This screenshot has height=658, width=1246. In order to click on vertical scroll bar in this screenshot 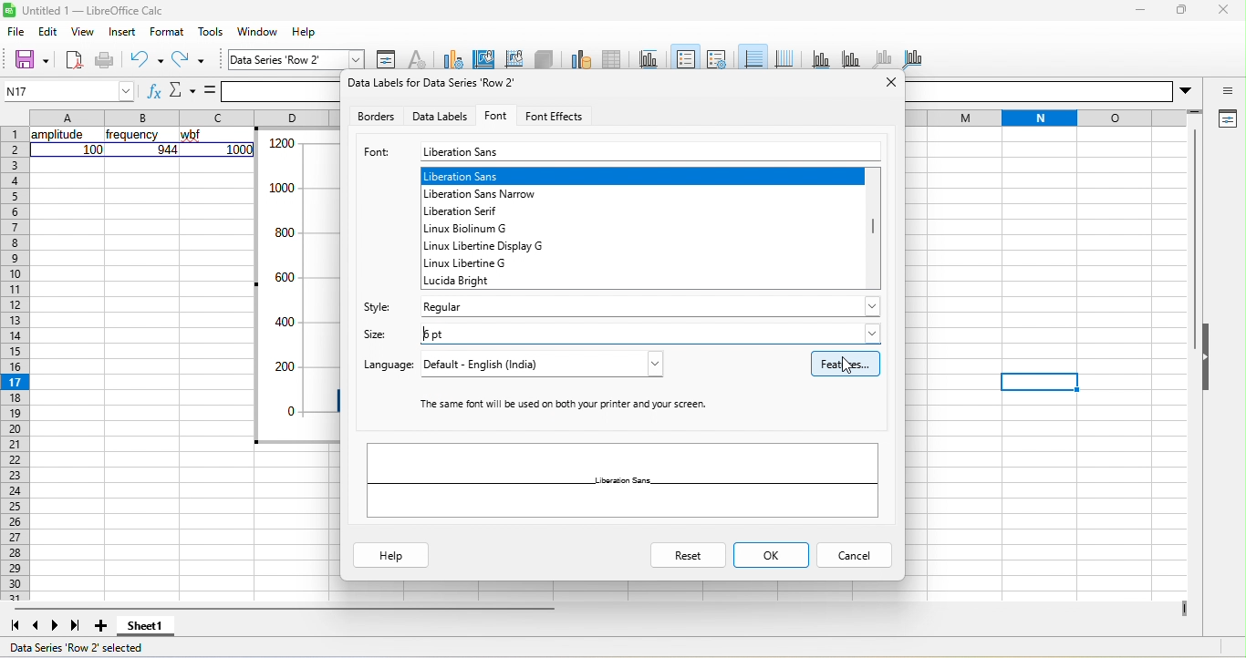, I will do `click(1195, 239)`.